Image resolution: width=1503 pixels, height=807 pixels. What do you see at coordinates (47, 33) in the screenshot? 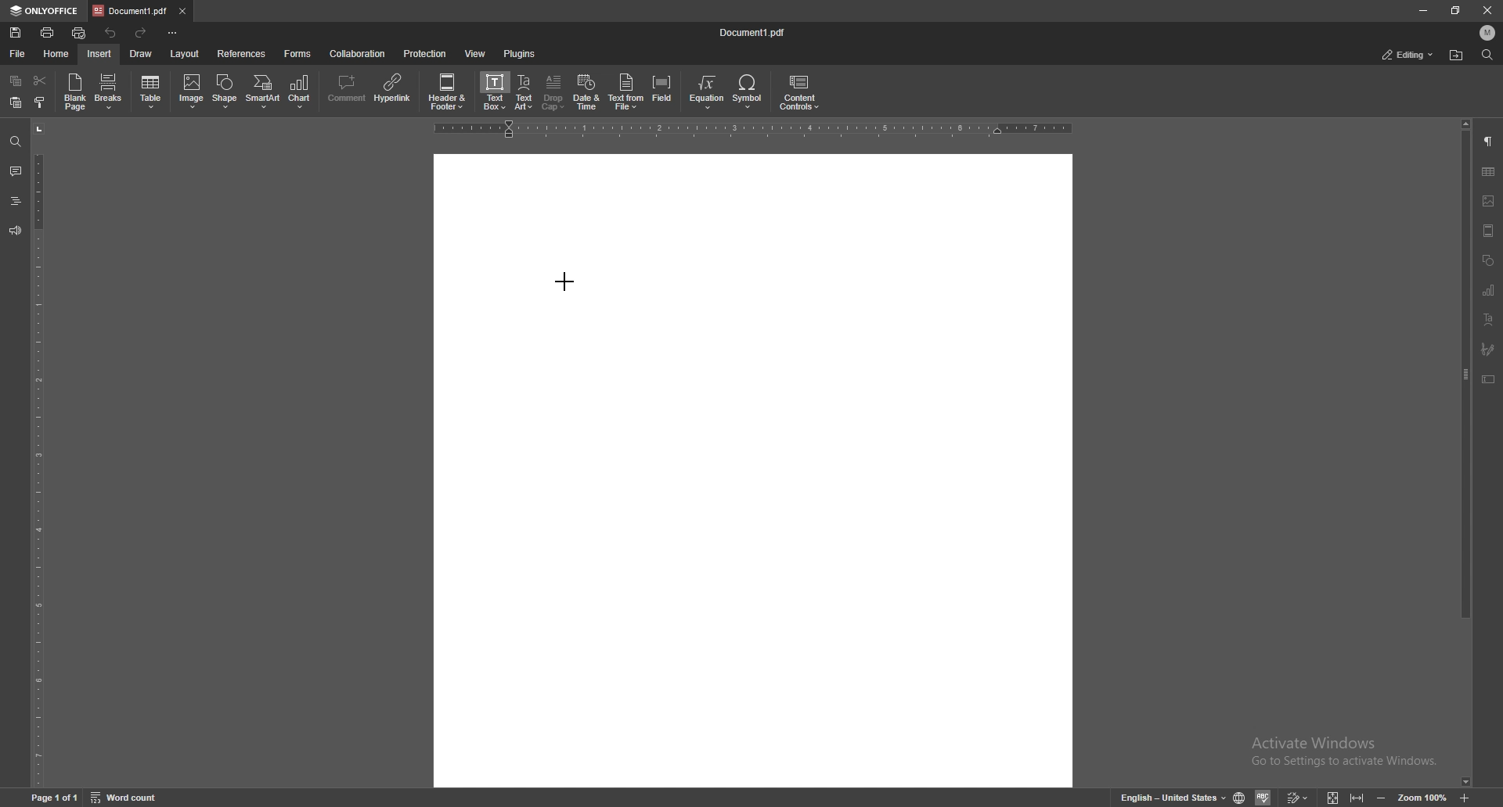
I see `print` at bounding box center [47, 33].